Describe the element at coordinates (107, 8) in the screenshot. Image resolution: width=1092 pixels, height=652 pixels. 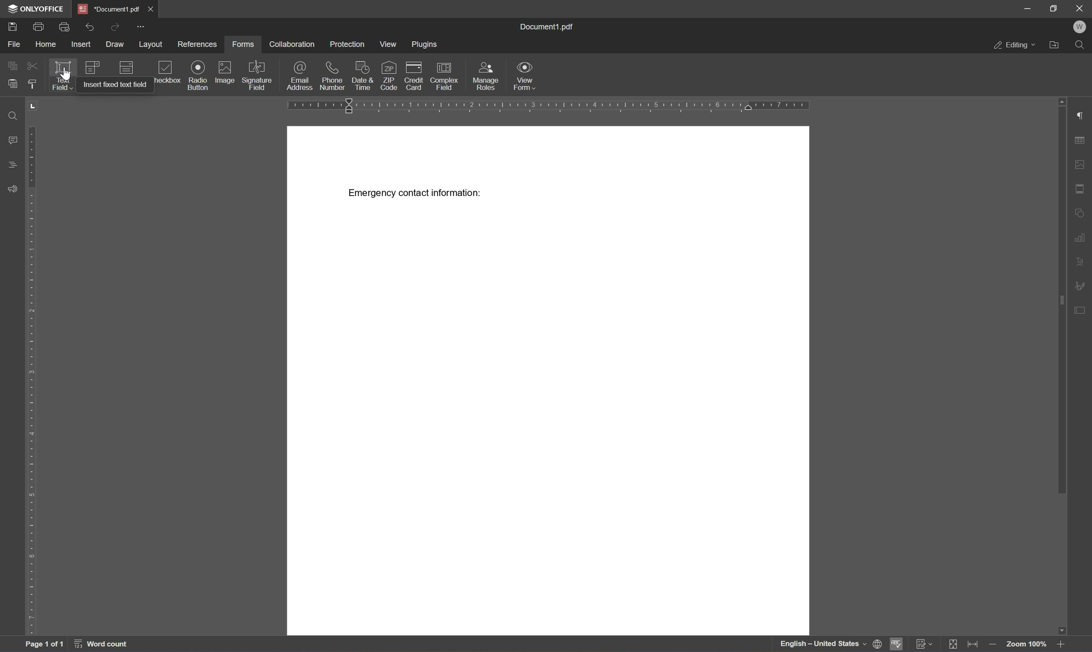
I see `*document1.pdf` at that location.